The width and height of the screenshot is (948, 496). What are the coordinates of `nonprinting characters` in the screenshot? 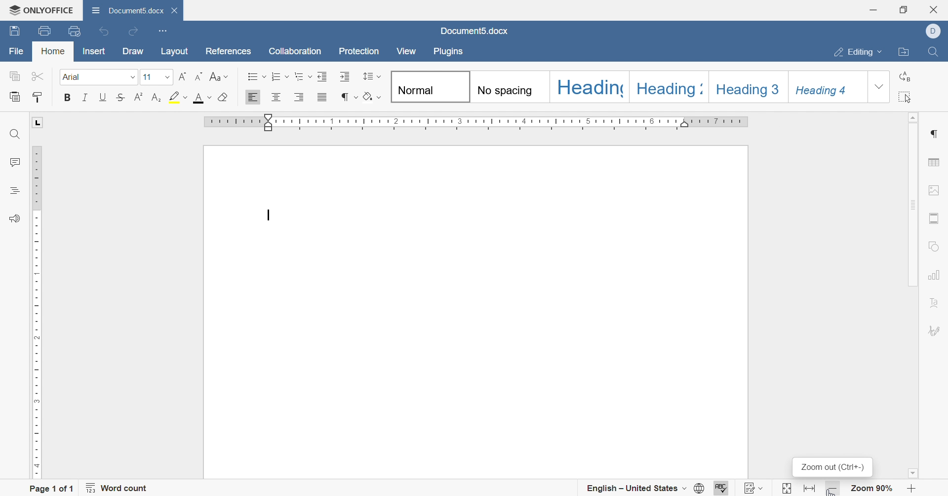 It's located at (349, 97).